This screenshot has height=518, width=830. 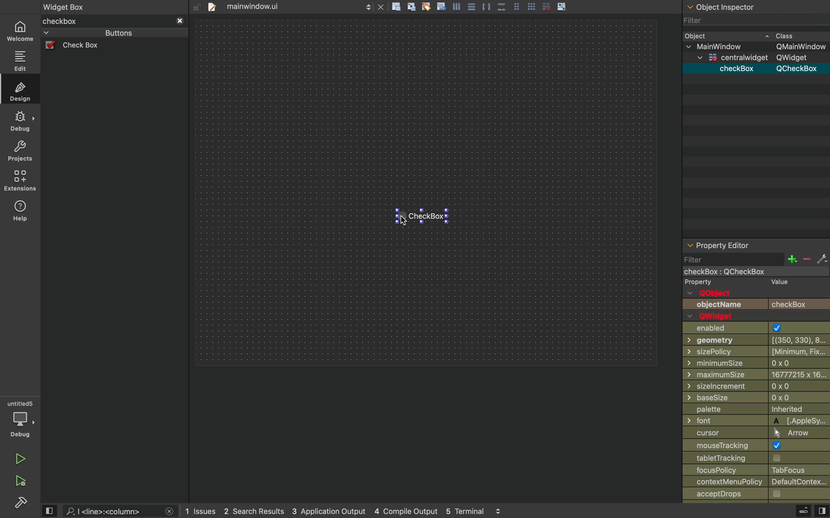 What do you see at coordinates (758, 340) in the screenshot?
I see `geometry` at bounding box center [758, 340].